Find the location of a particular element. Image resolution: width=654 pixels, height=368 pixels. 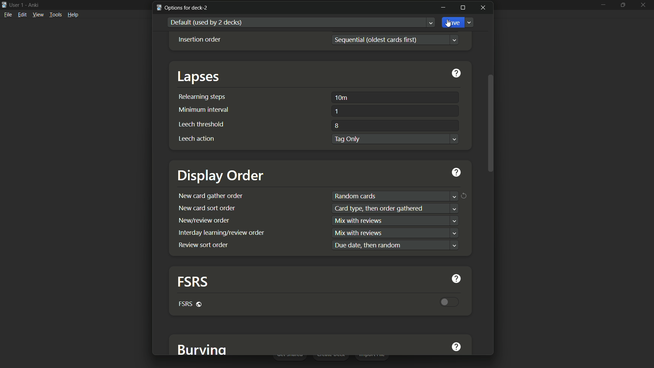

default used by 2 decks is located at coordinates (207, 22).